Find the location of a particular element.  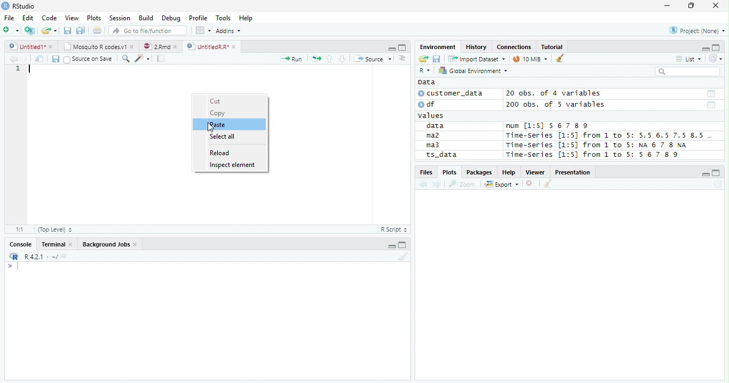

Date is located at coordinates (710, 94).